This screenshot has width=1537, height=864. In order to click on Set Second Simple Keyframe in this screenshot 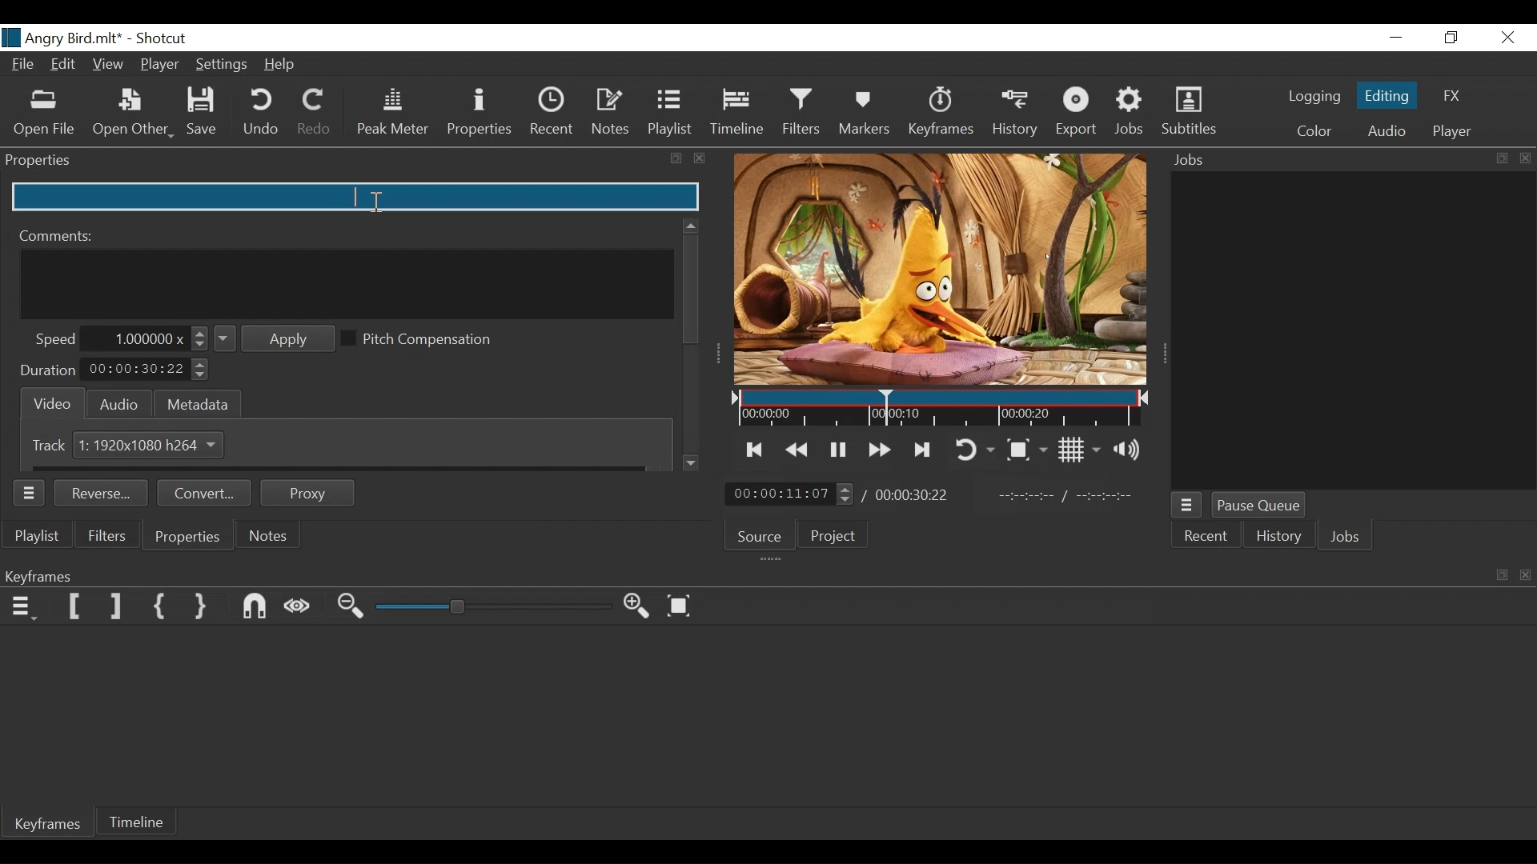, I will do `click(204, 607)`.